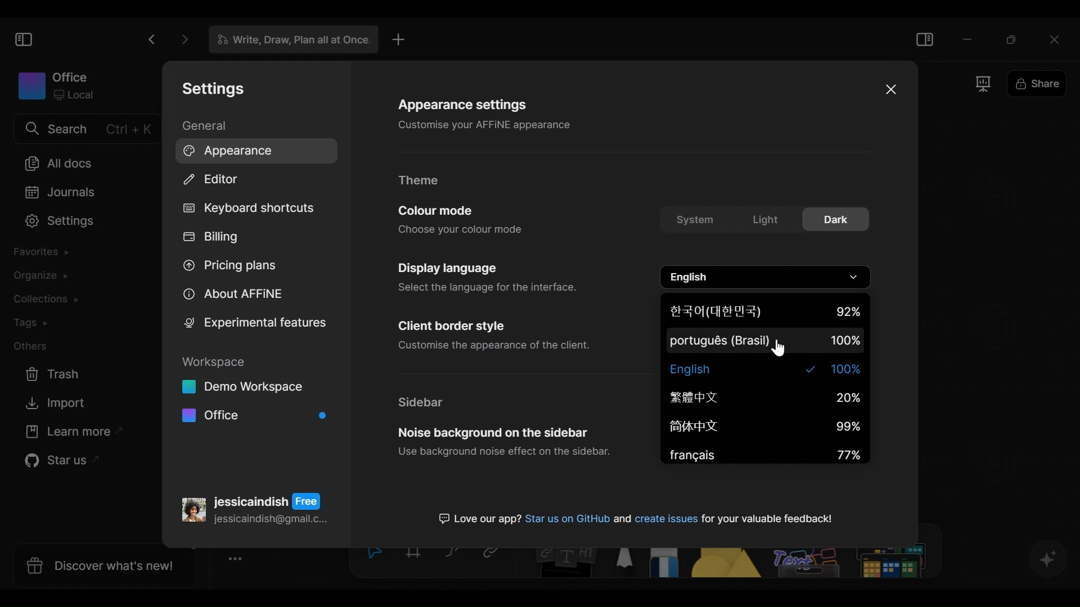 Image resolution: width=1080 pixels, height=607 pixels. I want to click on Pen, so click(625, 564).